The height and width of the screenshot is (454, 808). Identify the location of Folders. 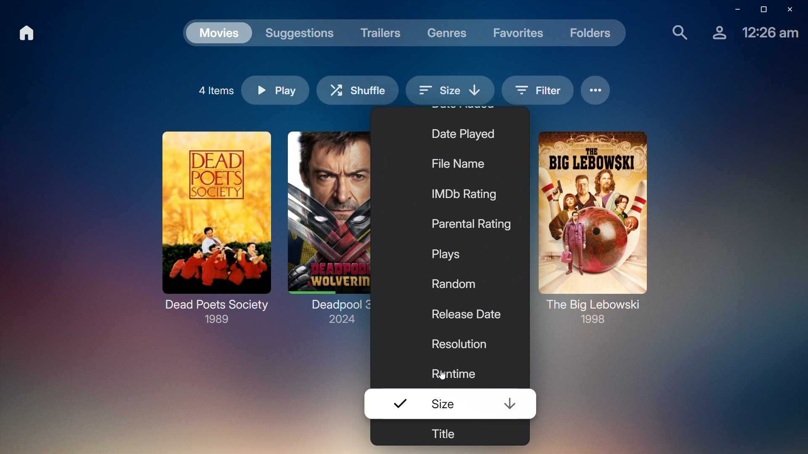
(593, 35).